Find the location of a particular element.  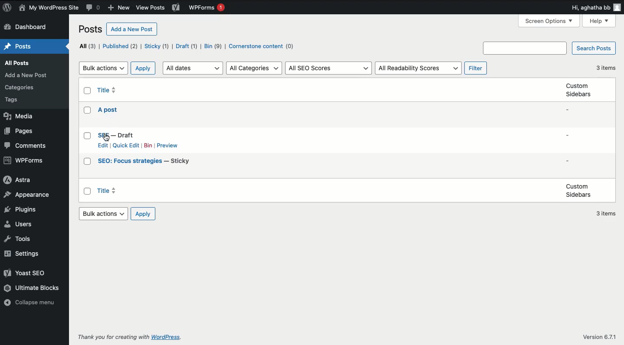

Quick edit is located at coordinates (125, 146).